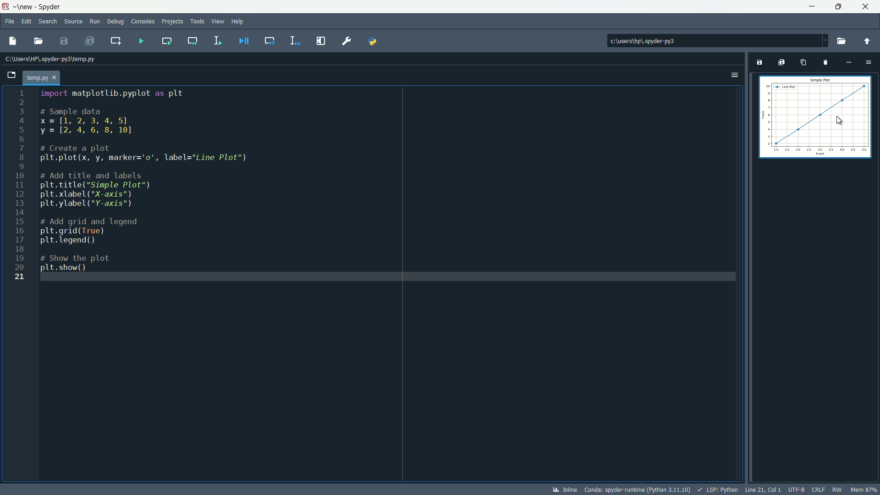 The width and height of the screenshot is (880, 495). I want to click on inline, so click(565, 489).